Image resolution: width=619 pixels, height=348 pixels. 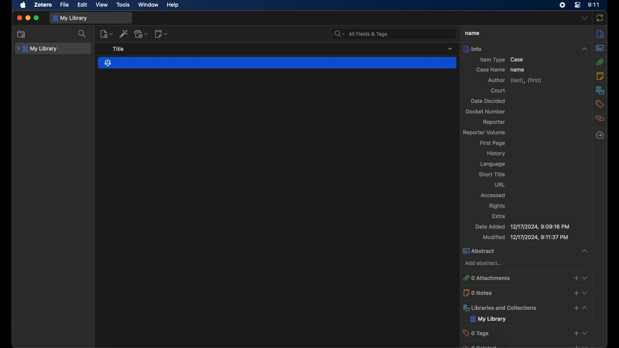 What do you see at coordinates (123, 5) in the screenshot?
I see `tools` at bounding box center [123, 5].